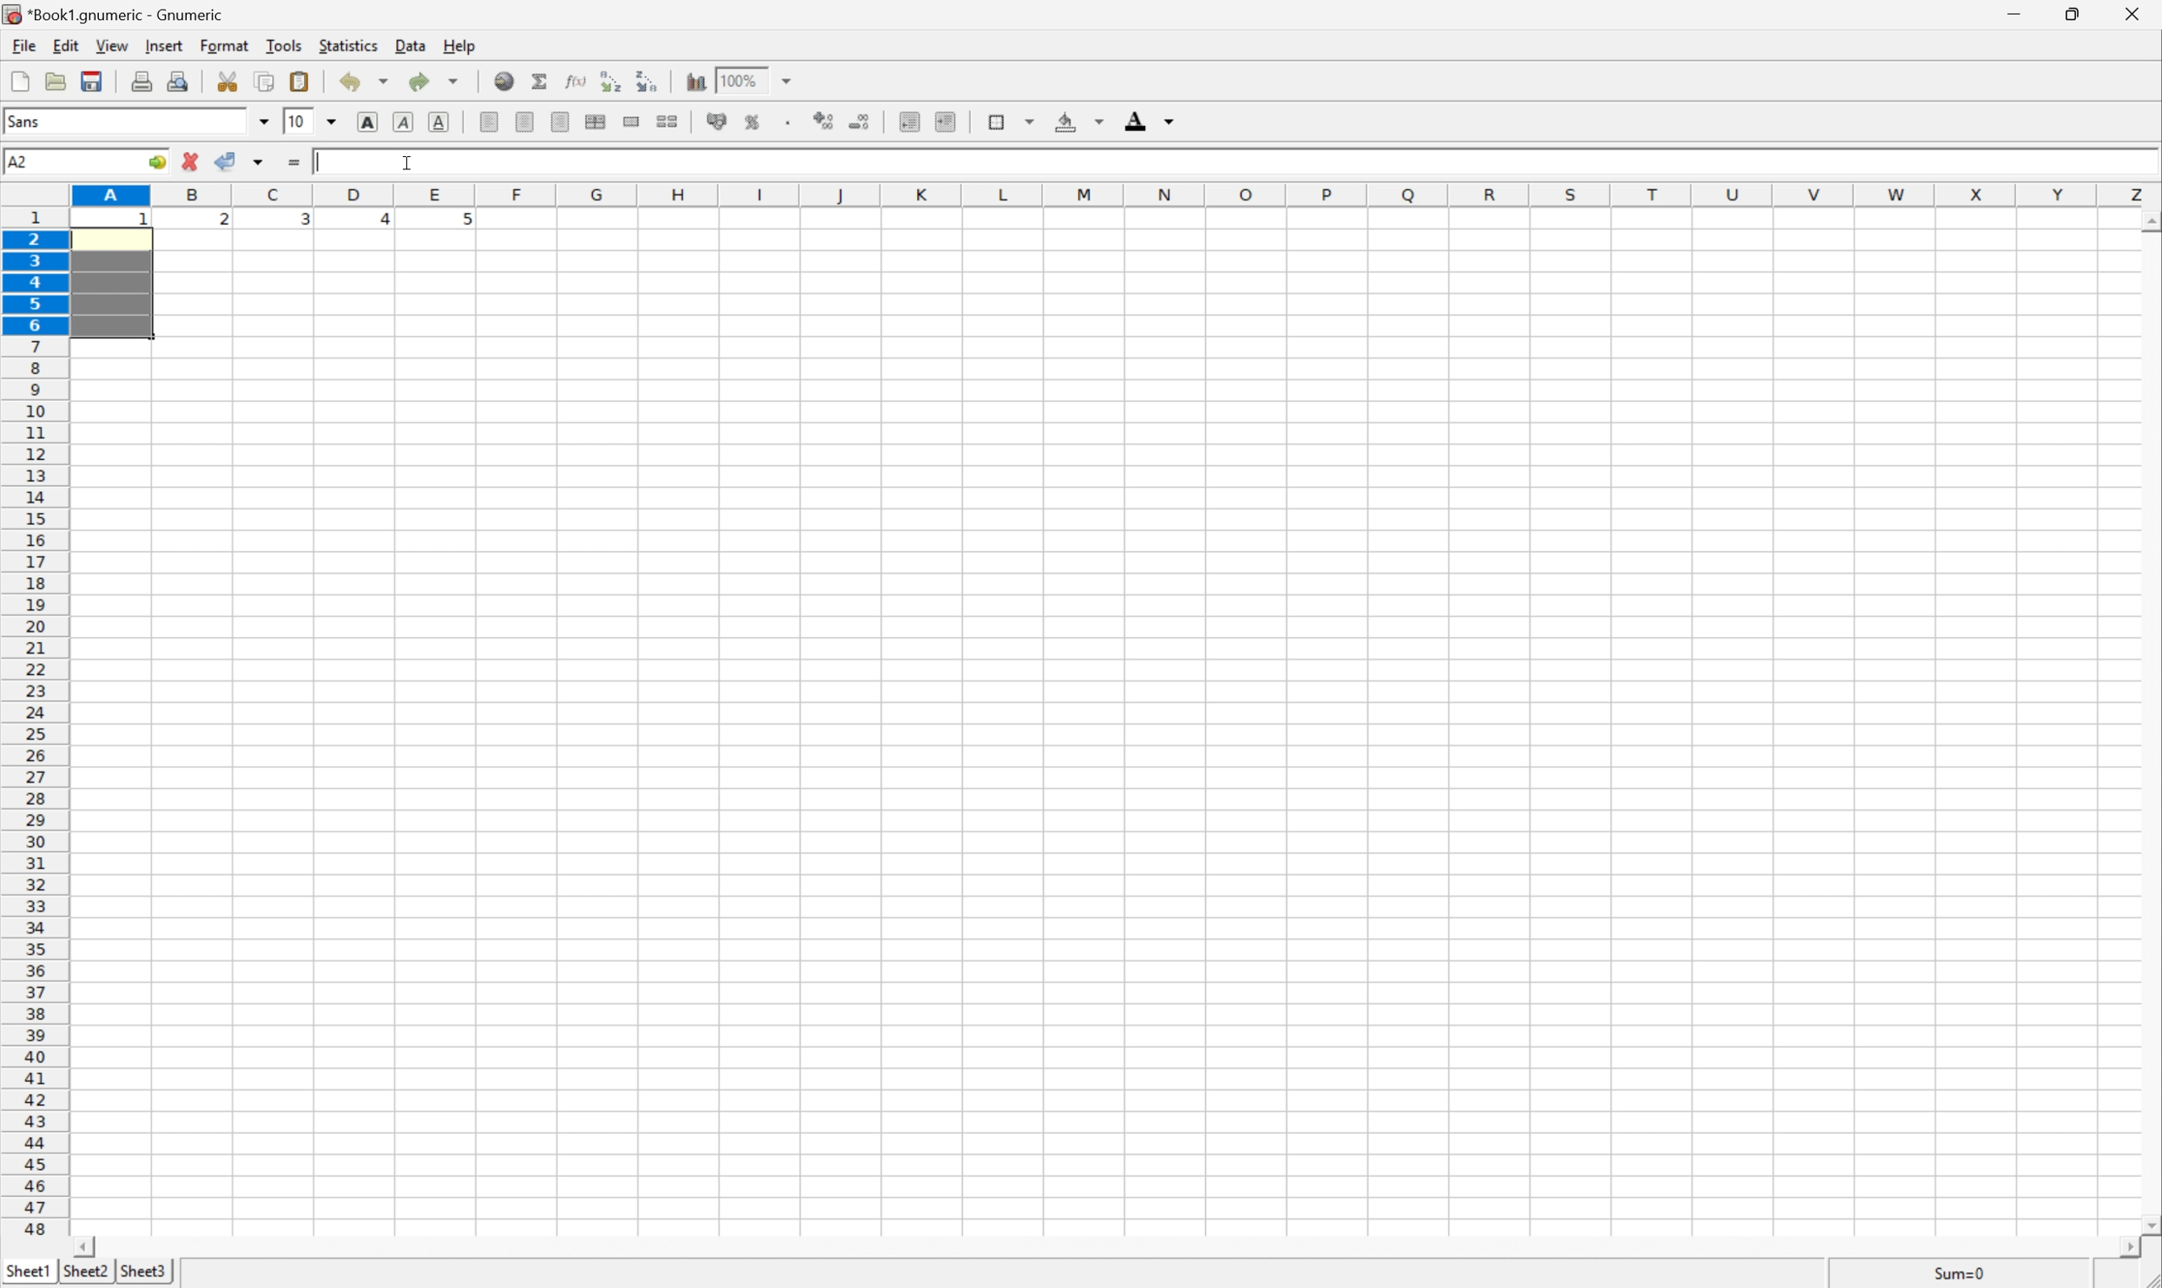 Image resolution: width=2162 pixels, height=1288 pixels. Describe the element at coordinates (527, 120) in the screenshot. I see `center horizontally` at that location.